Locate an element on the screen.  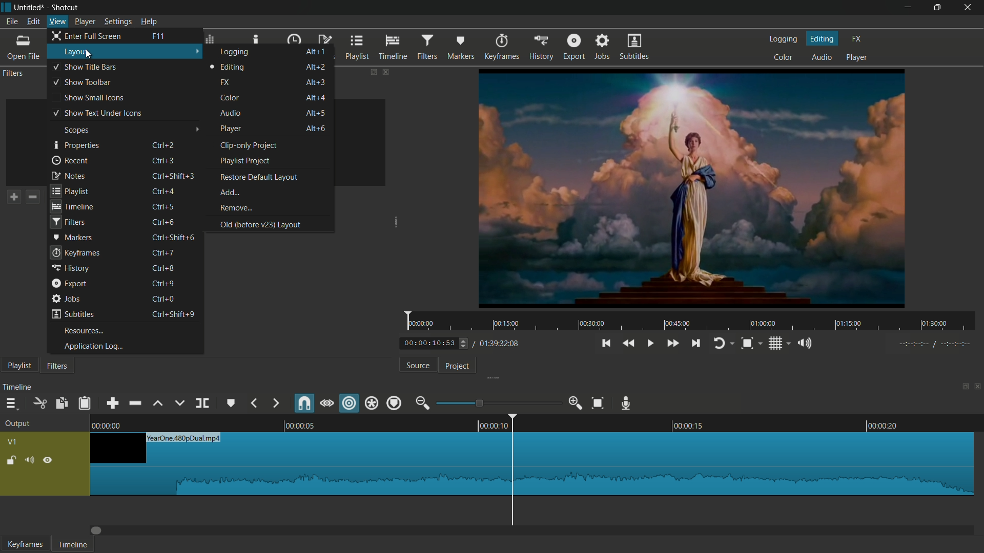
toggle play or pause is located at coordinates (649, 344).